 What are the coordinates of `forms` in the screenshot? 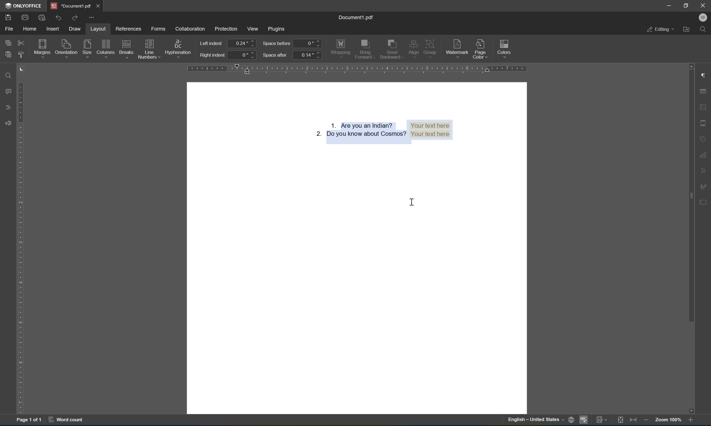 It's located at (160, 30).